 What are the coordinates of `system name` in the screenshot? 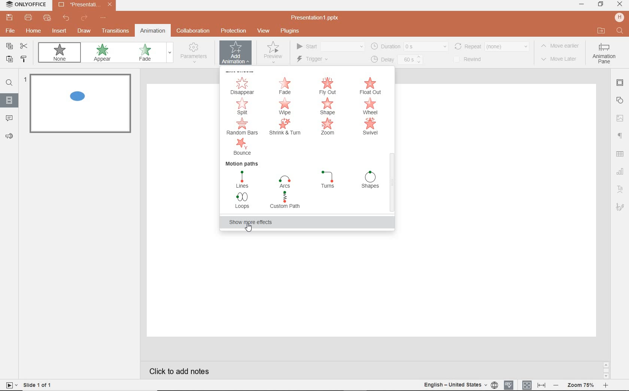 It's located at (25, 4).